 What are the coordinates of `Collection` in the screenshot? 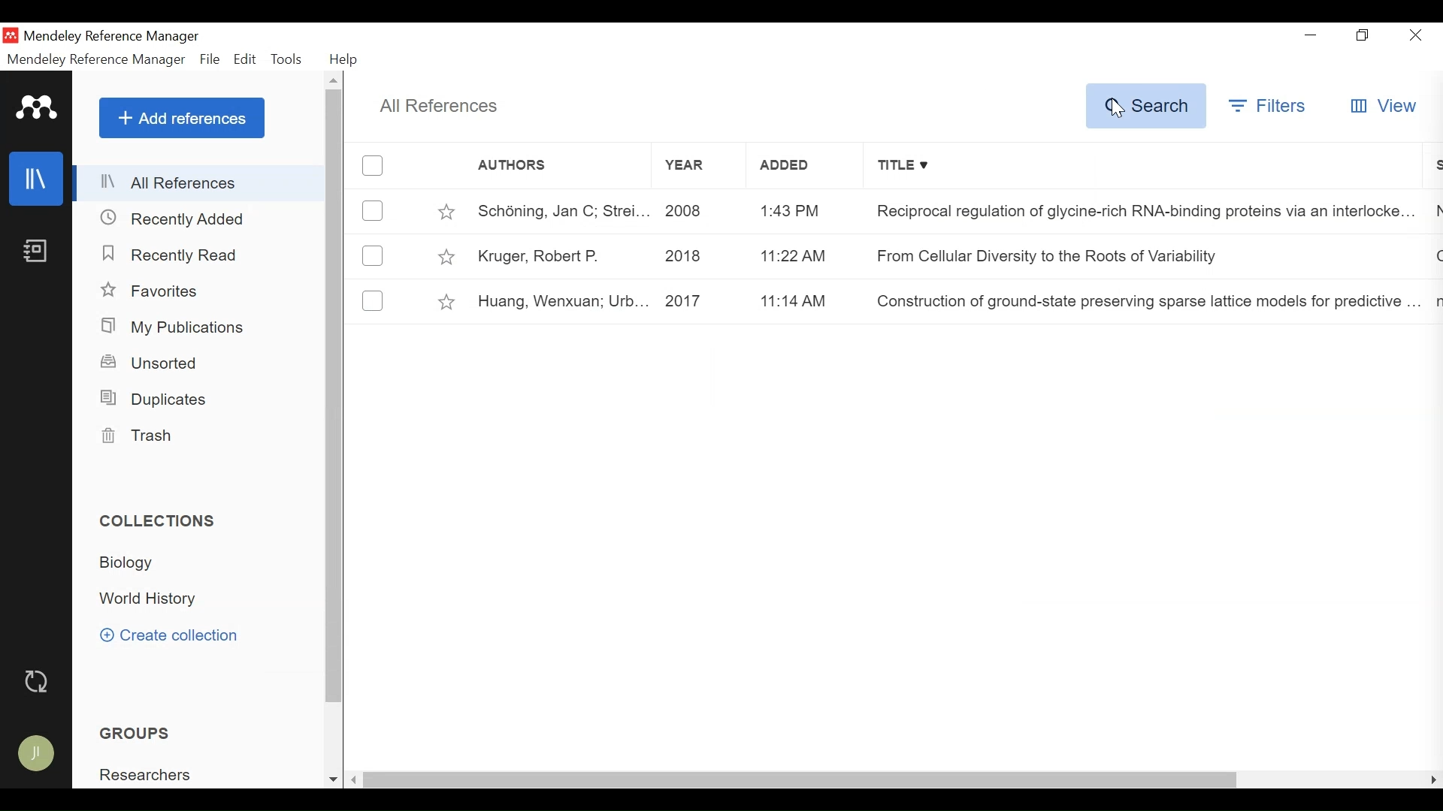 It's located at (152, 598).